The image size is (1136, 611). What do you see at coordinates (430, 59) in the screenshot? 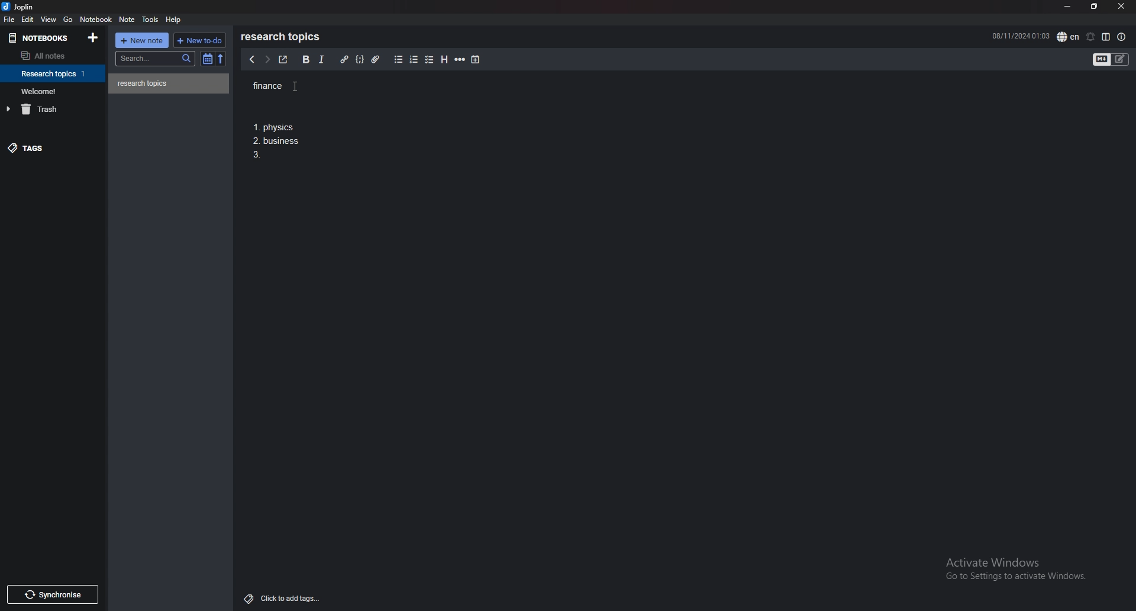
I see `checkbox` at bounding box center [430, 59].